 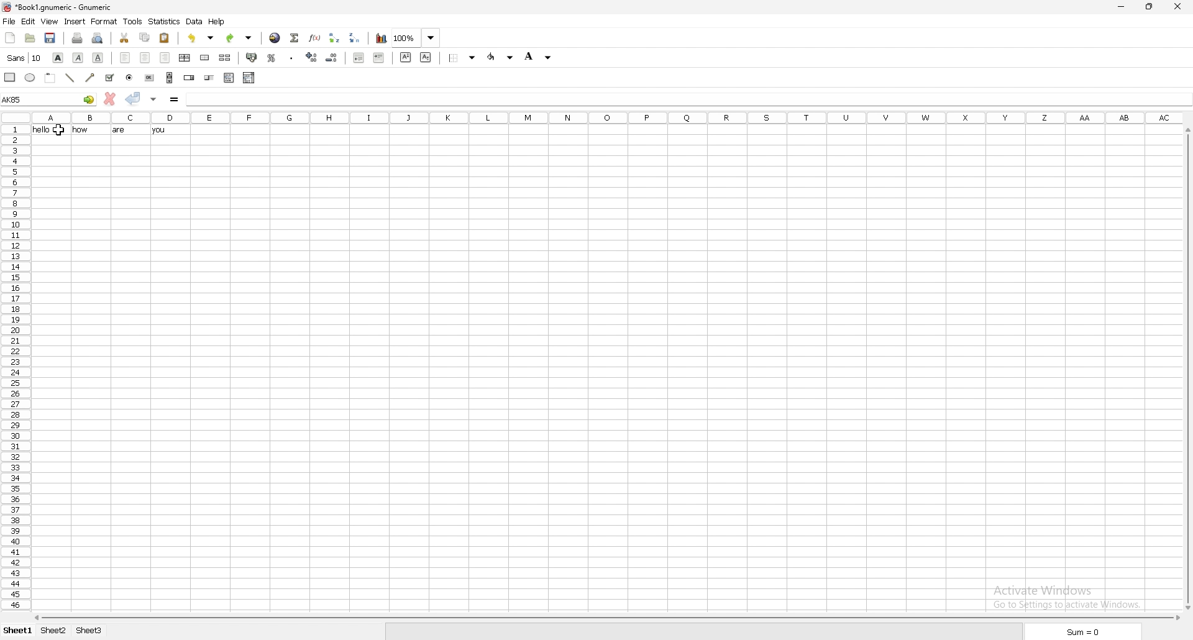 I want to click on accounting, so click(x=253, y=58).